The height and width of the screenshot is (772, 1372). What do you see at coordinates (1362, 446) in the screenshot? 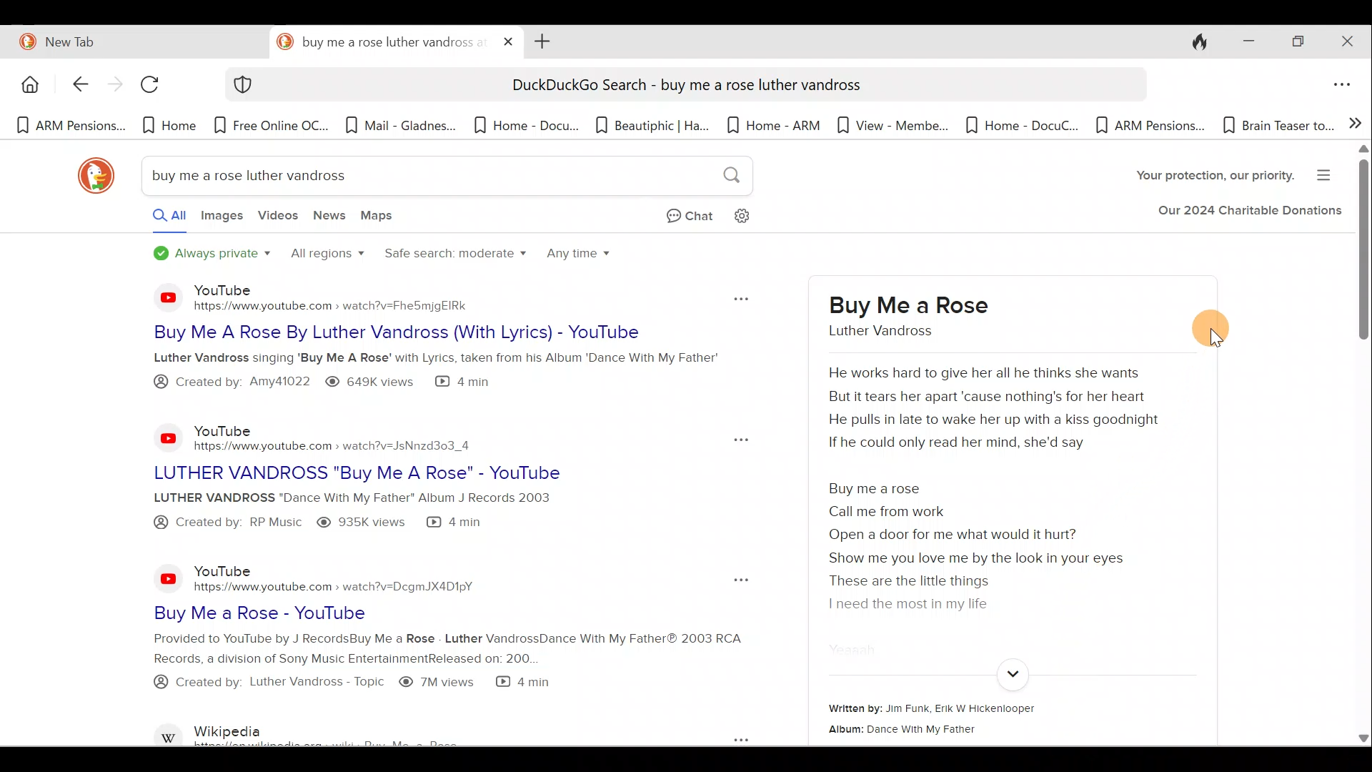
I see `Scroll bar` at bounding box center [1362, 446].